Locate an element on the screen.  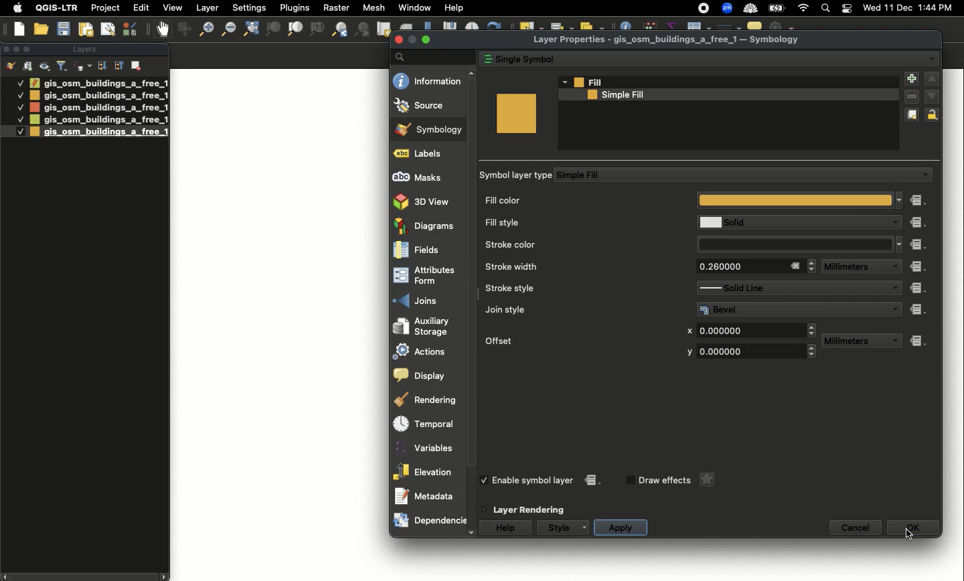
Drop down is located at coordinates (893, 341).